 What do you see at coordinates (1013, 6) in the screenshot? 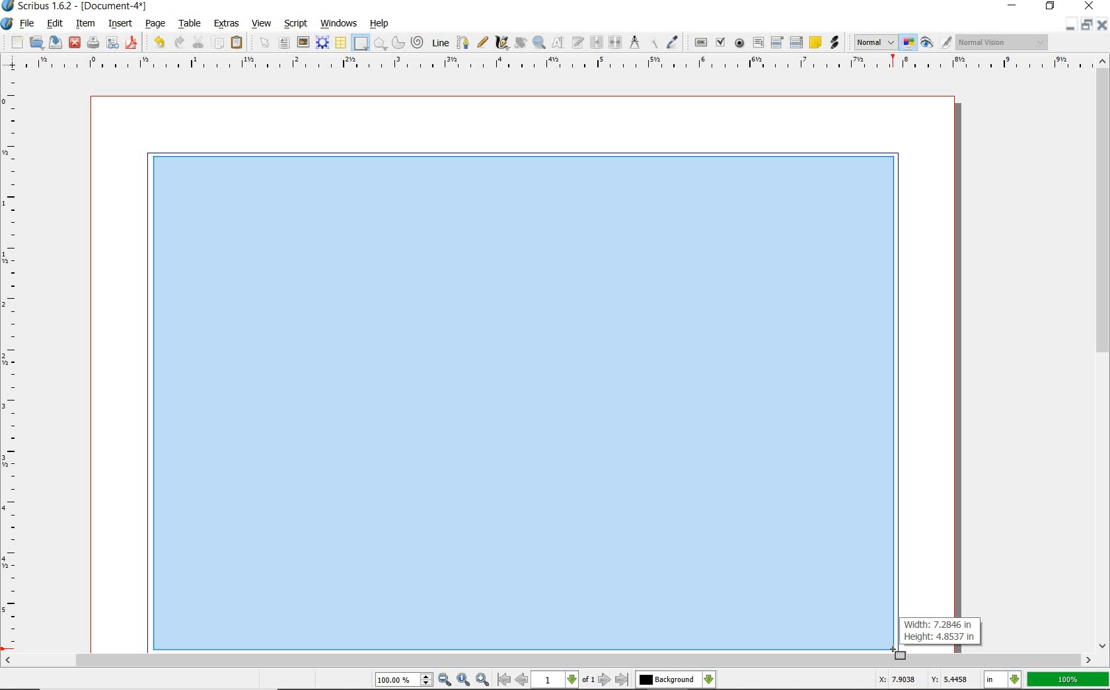
I see `minimize` at bounding box center [1013, 6].